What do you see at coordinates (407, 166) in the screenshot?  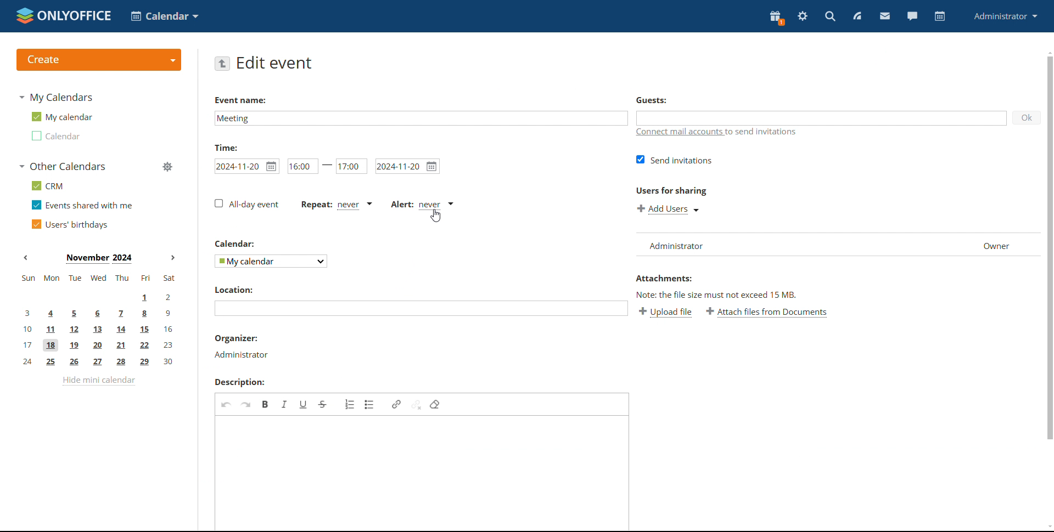 I see `end date` at bounding box center [407, 166].